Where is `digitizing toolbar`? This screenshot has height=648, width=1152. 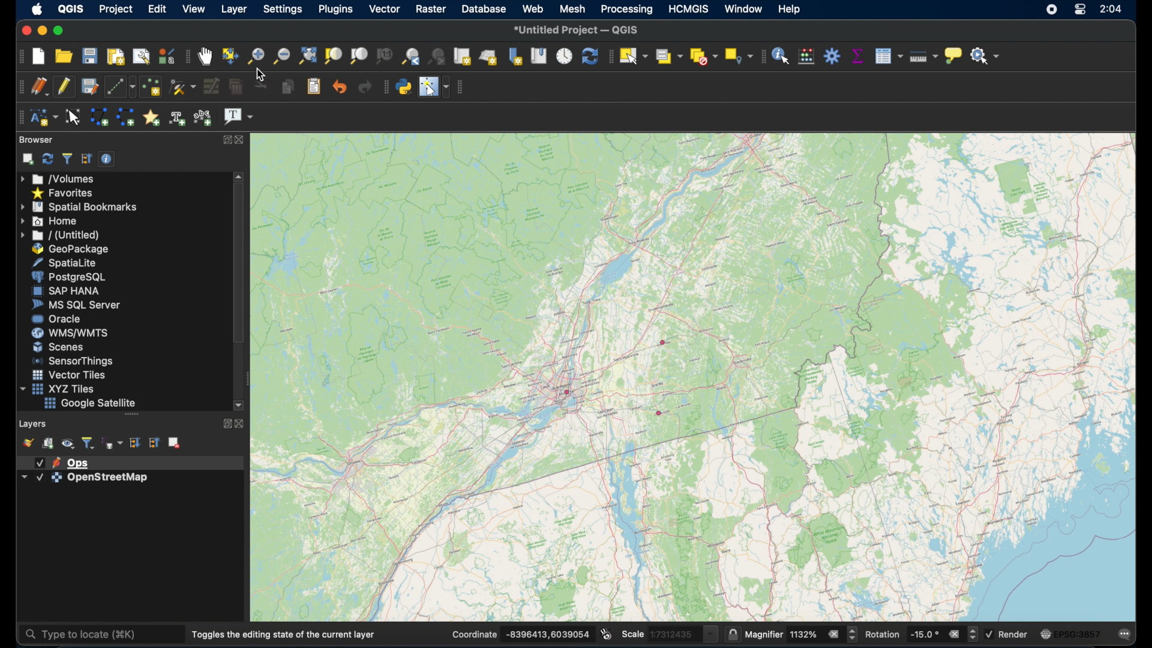
digitizing toolbar is located at coordinates (19, 86).